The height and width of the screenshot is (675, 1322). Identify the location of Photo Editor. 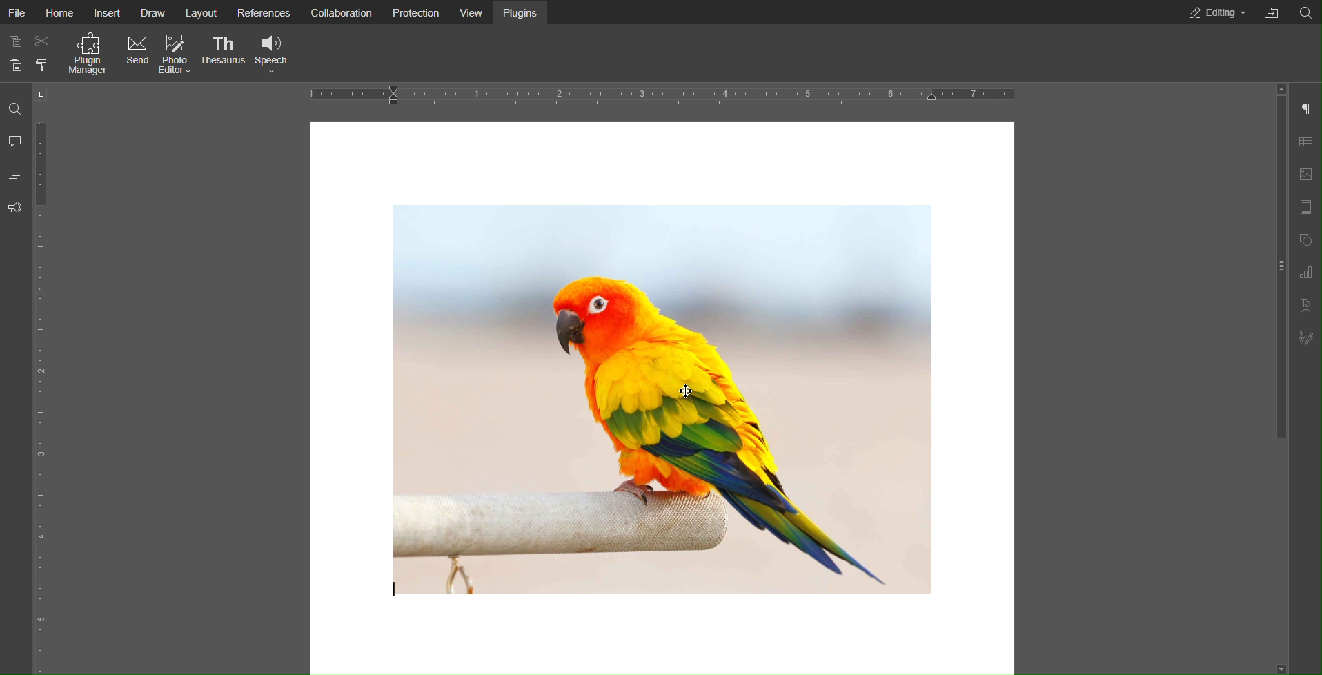
(179, 52).